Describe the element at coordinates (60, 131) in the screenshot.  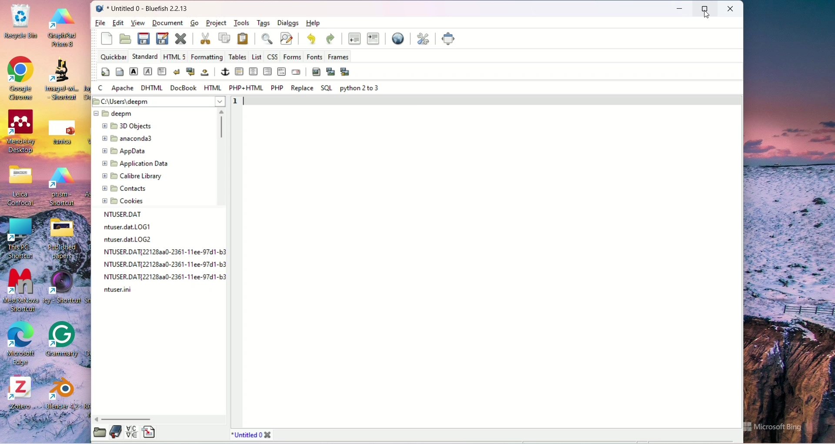
I see `tunica ppt` at that location.